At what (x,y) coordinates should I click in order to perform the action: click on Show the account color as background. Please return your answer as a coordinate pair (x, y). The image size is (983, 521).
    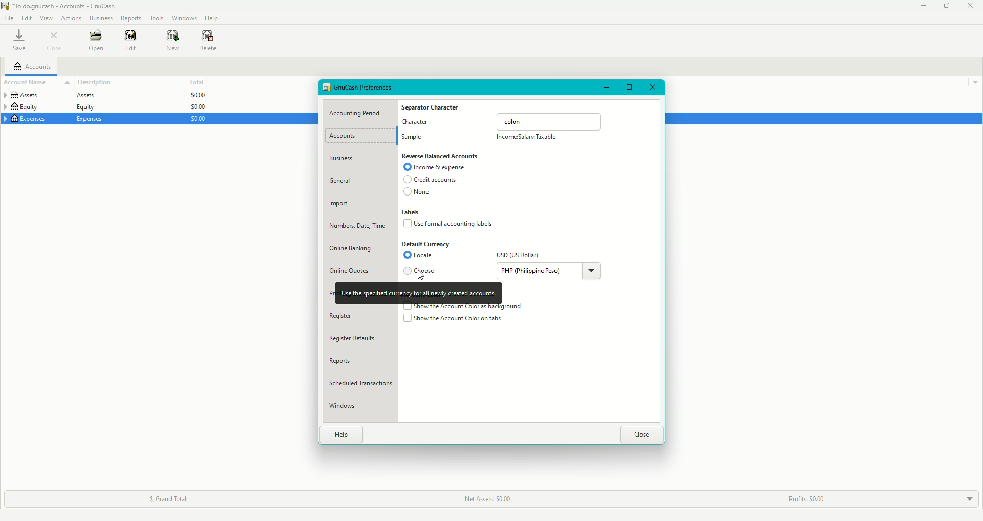
    Looking at the image, I should click on (464, 307).